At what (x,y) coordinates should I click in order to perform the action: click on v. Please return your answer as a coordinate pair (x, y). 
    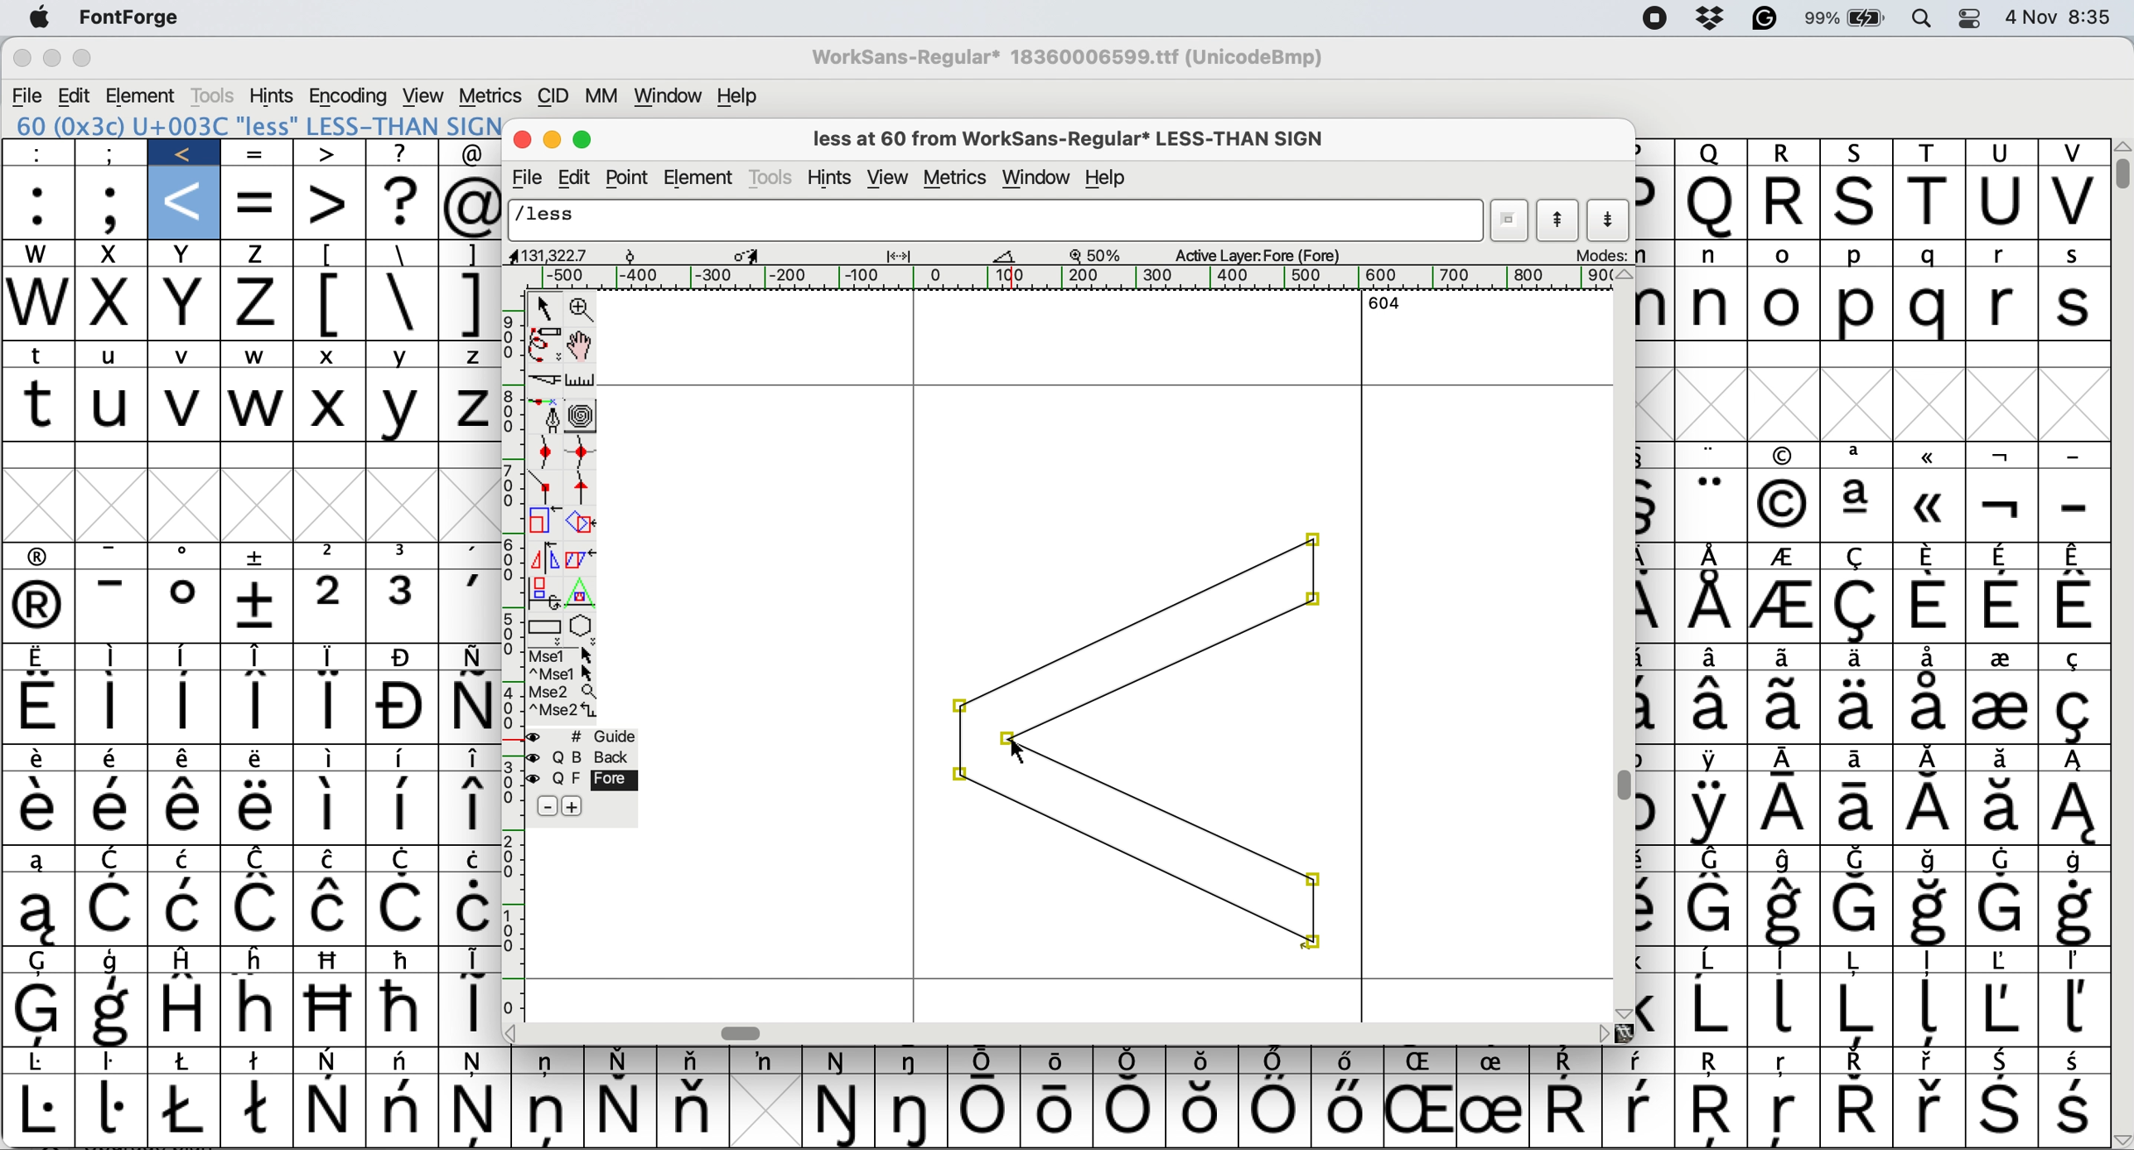
    Looking at the image, I should click on (191, 355).